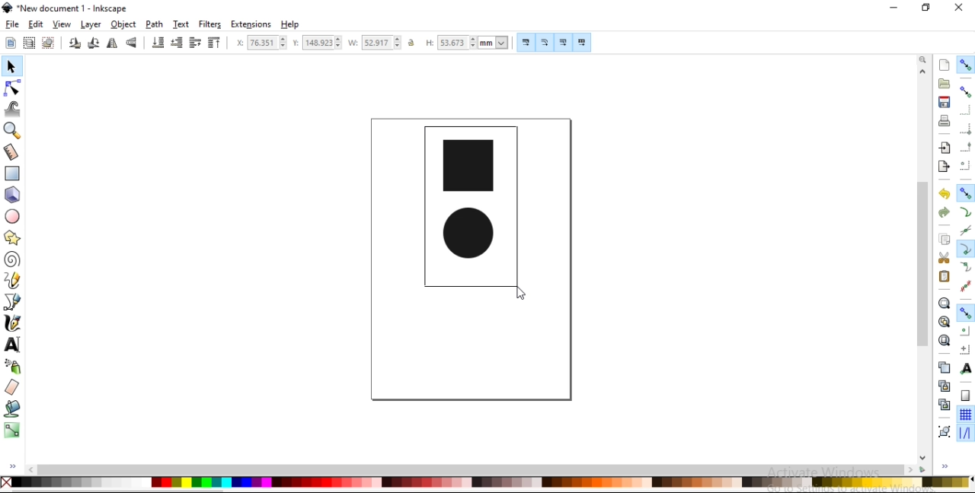 Image resolution: width=975 pixels, height=493 pixels. What do you see at coordinates (966, 111) in the screenshot?
I see `snap to edges of bounding box` at bounding box center [966, 111].